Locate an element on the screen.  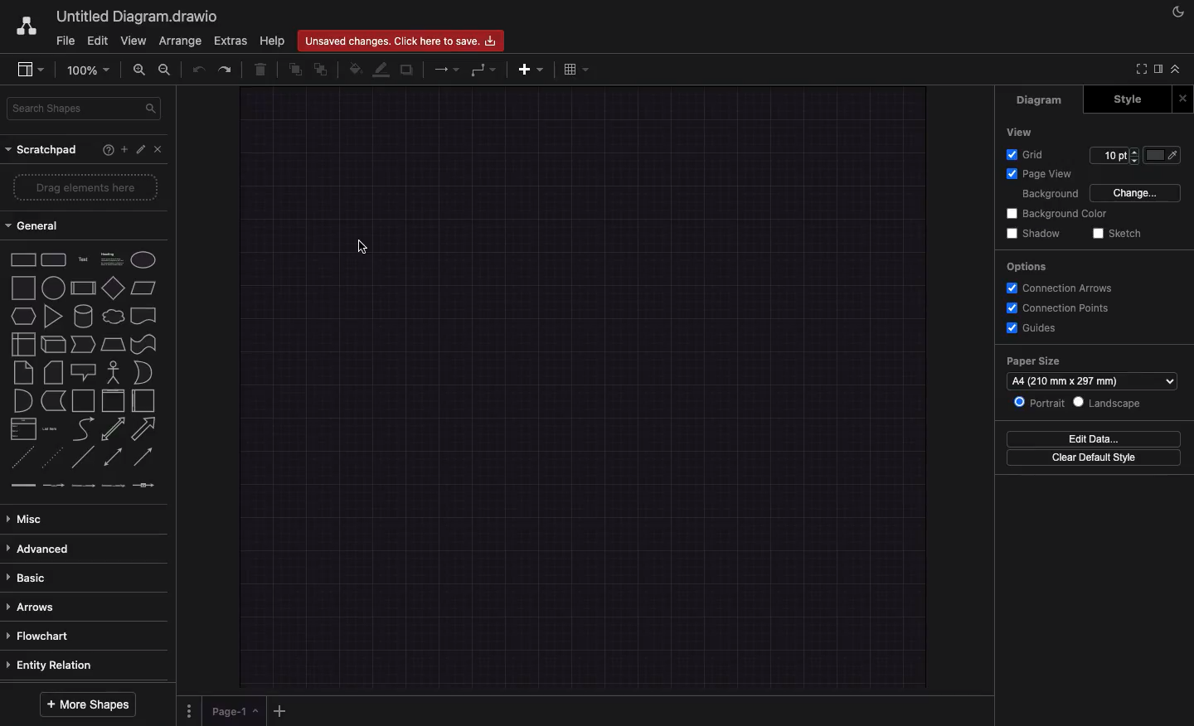
bidirectional arrow is located at coordinates (113, 429).